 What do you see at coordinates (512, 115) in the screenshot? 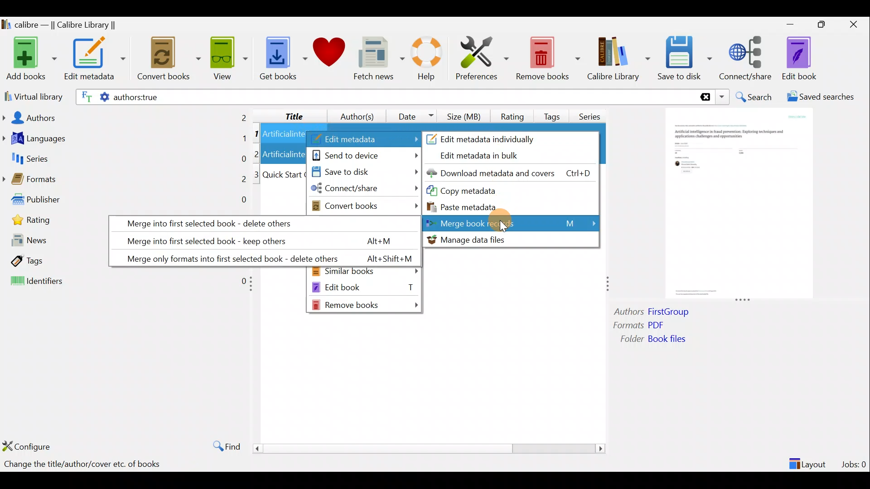
I see `Rating` at bounding box center [512, 115].